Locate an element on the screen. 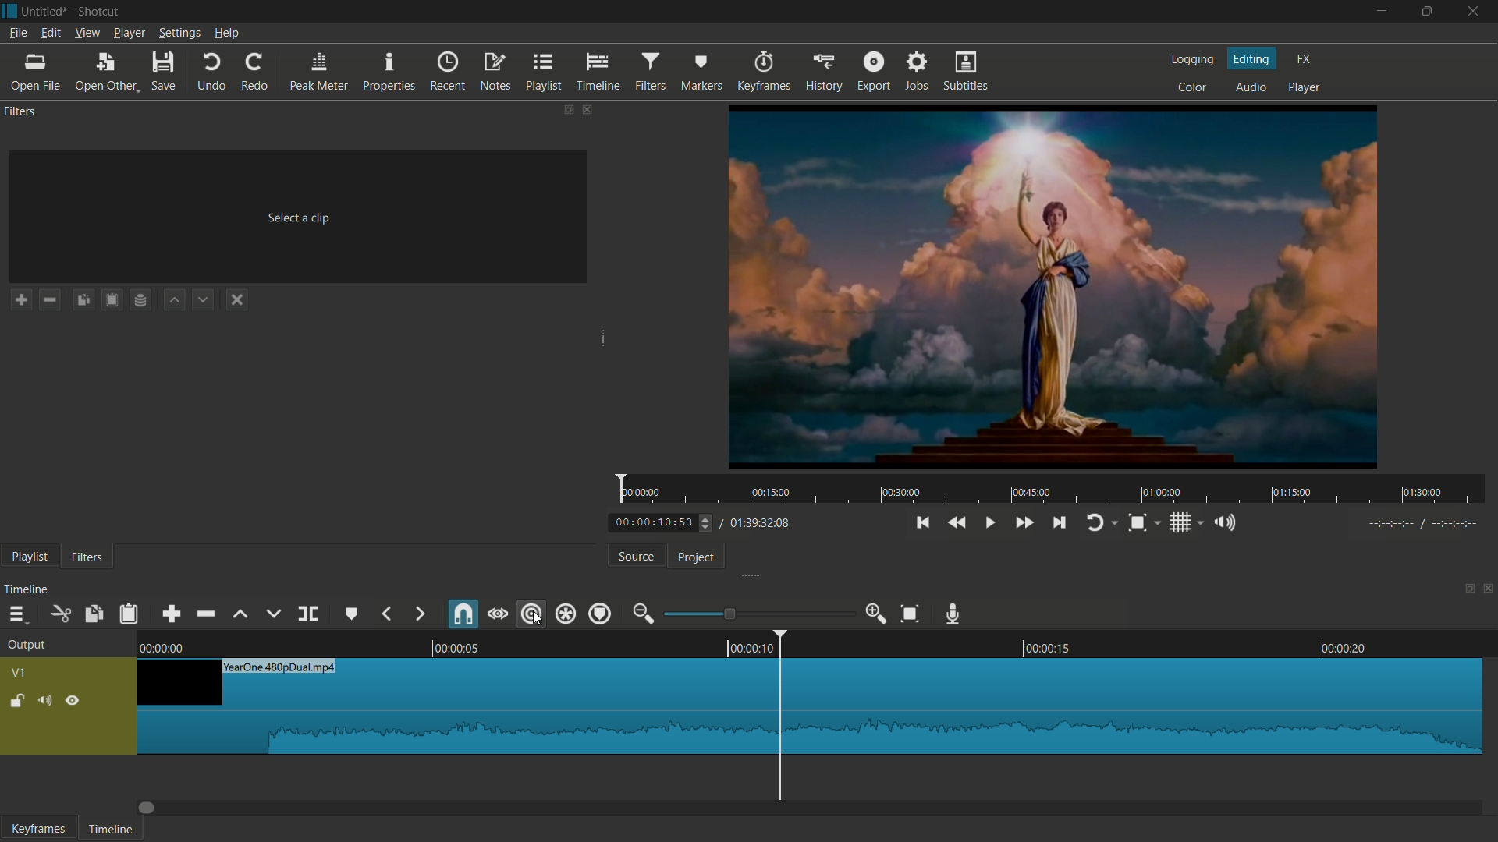 This screenshot has width=1498, height=842. zoom out is located at coordinates (644, 614).